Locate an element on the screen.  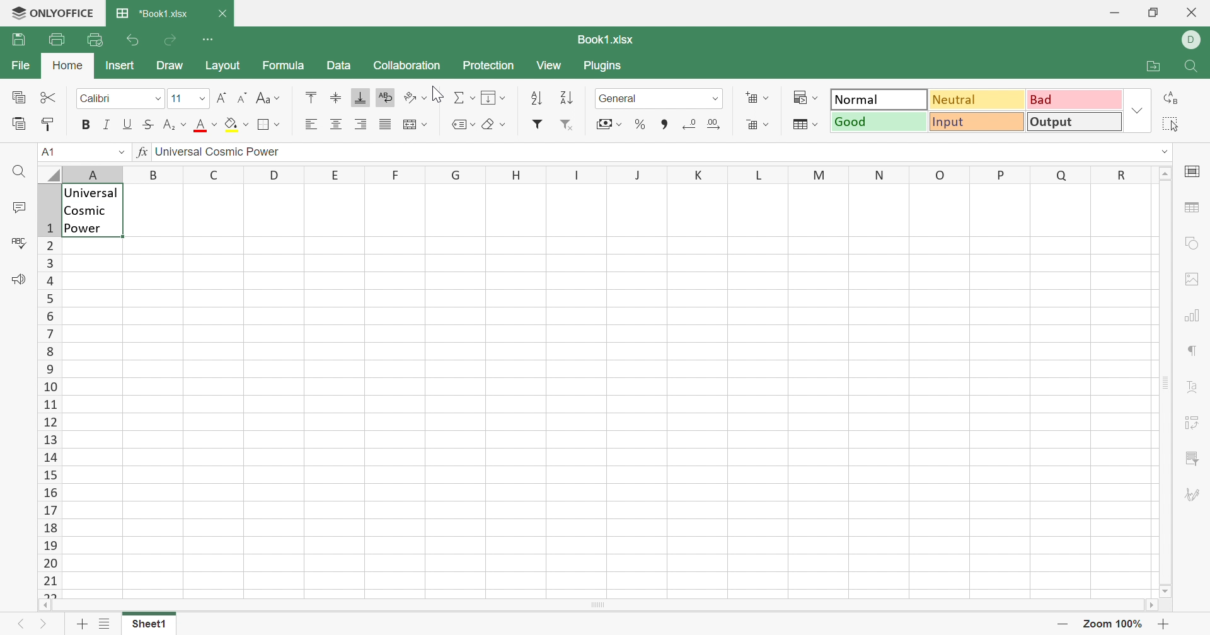
table settings is located at coordinates (1196, 209).